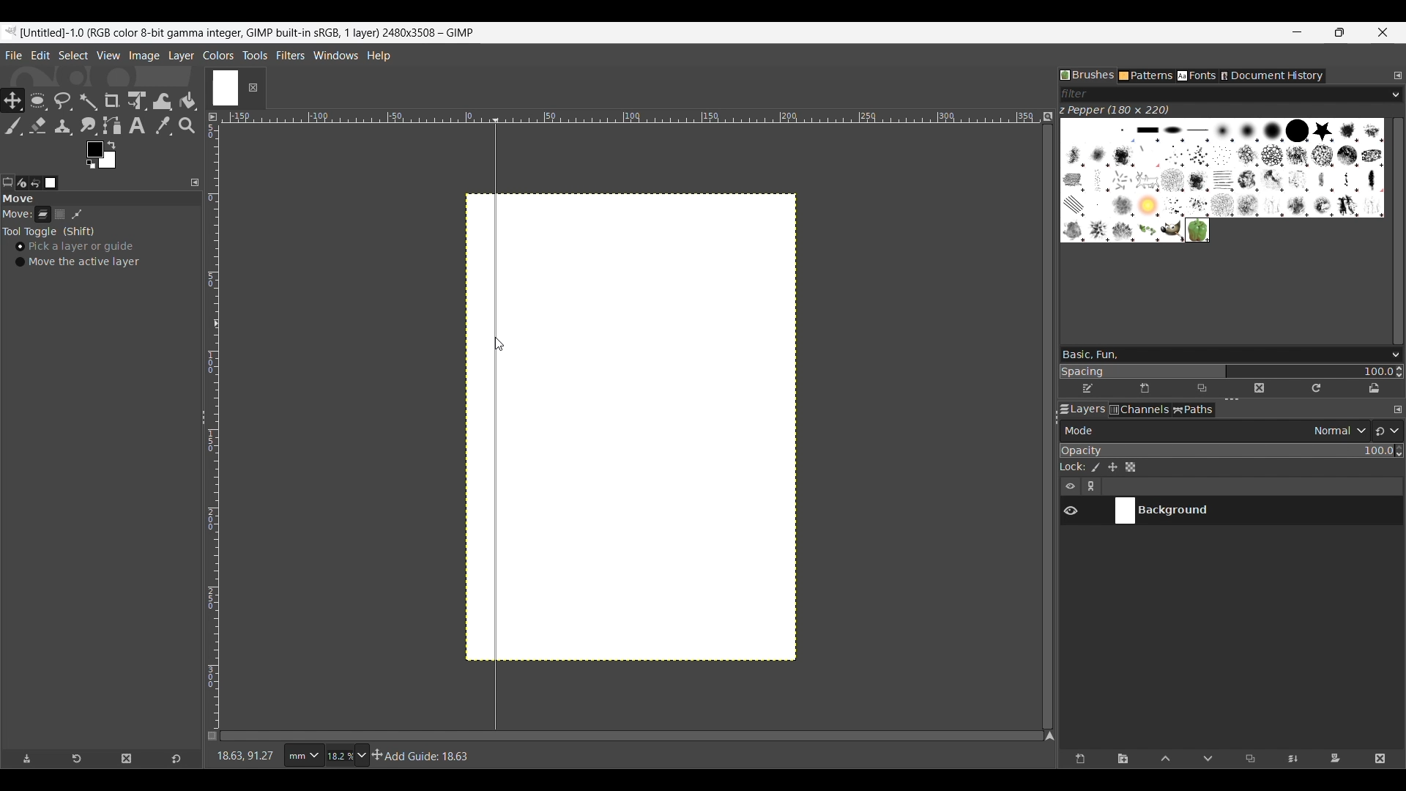  What do you see at coordinates (48, 232) in the screenshot?
I see `Tool toggle options` at bounding box center [48, 232].